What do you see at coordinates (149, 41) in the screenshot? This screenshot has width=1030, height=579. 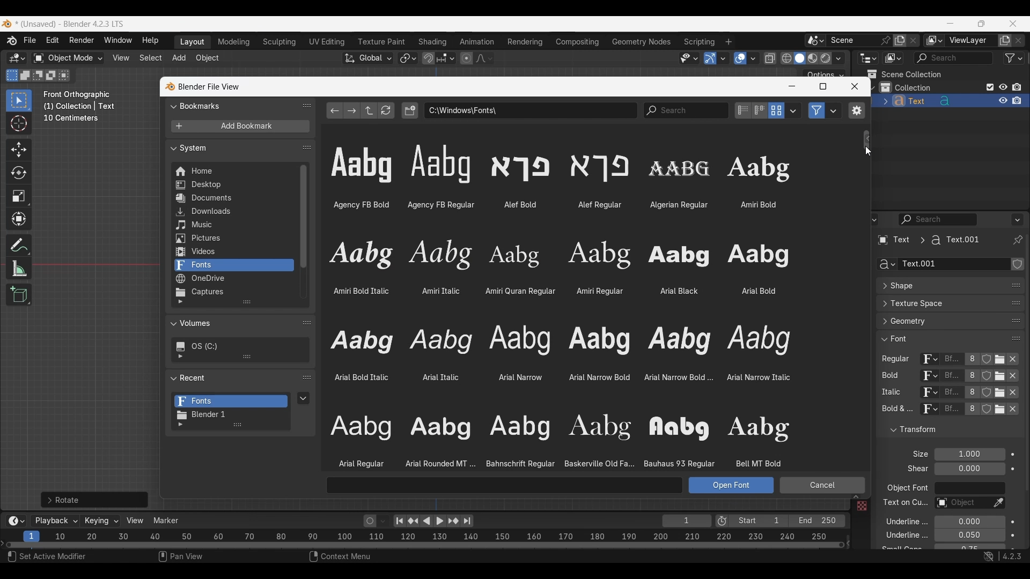 I see `Help menu` at bounding box center [149, 41].